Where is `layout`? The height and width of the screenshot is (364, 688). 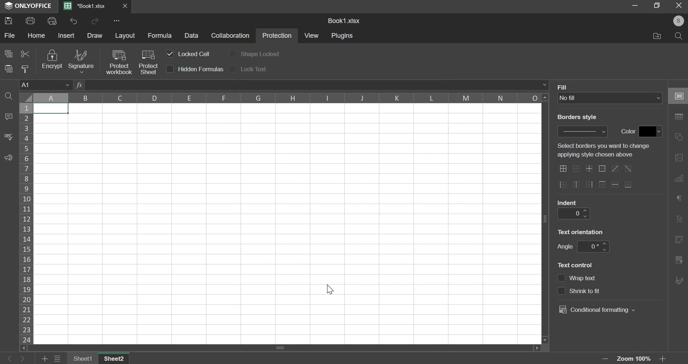 layout is located at coordinates (125, 35).